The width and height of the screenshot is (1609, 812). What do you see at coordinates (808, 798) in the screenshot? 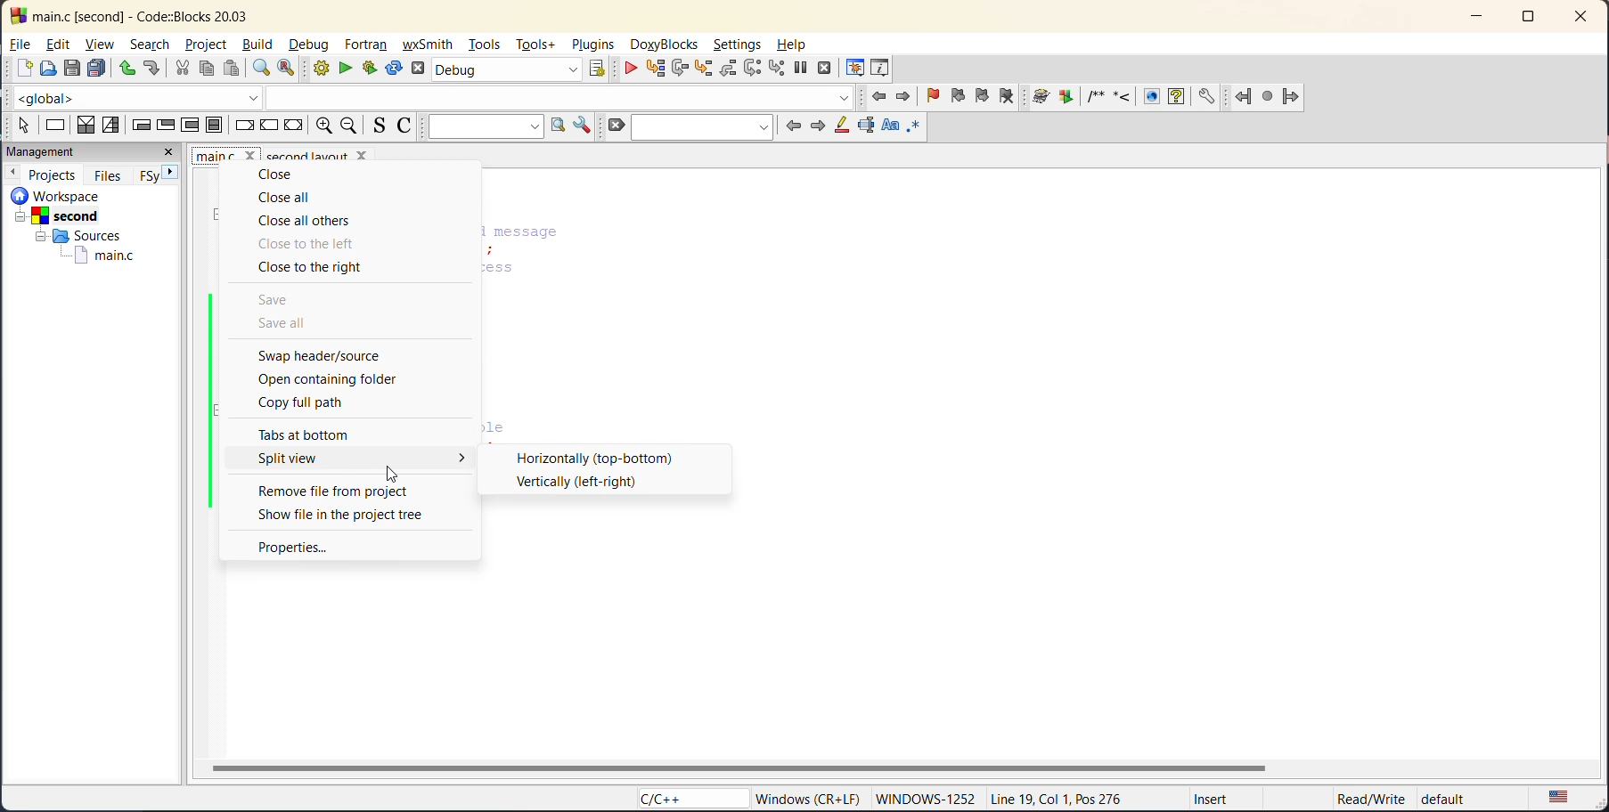
I see `metadata` at bounding box center [808, 798].